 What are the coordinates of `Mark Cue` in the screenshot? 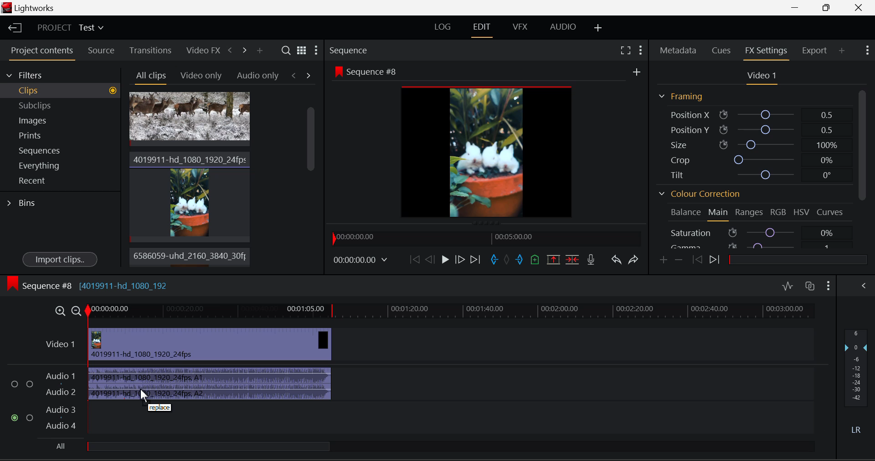 It's located at (535, 258).